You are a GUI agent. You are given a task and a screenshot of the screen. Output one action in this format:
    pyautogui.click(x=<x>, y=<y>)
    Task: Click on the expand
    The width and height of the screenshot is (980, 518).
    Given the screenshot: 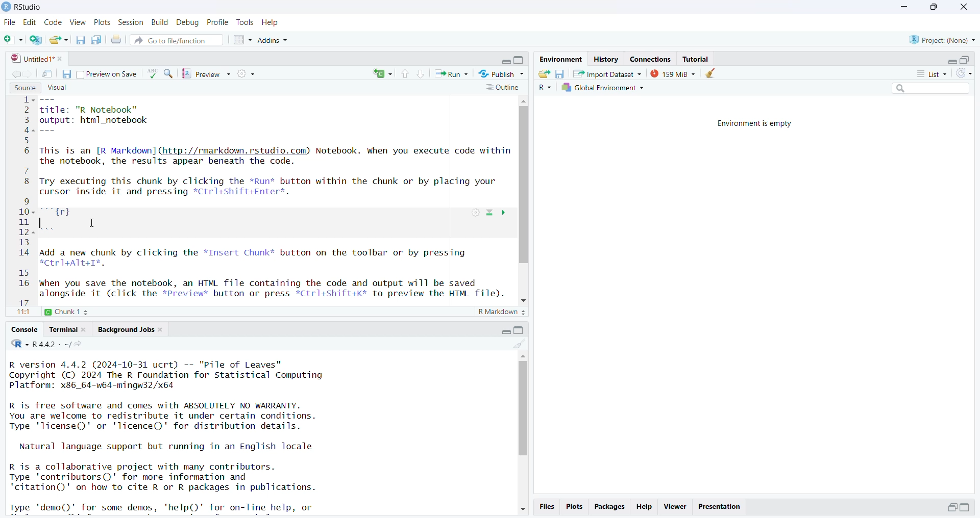 What is the action you would take?
    pyautogui.click(x=952, y=507)
    